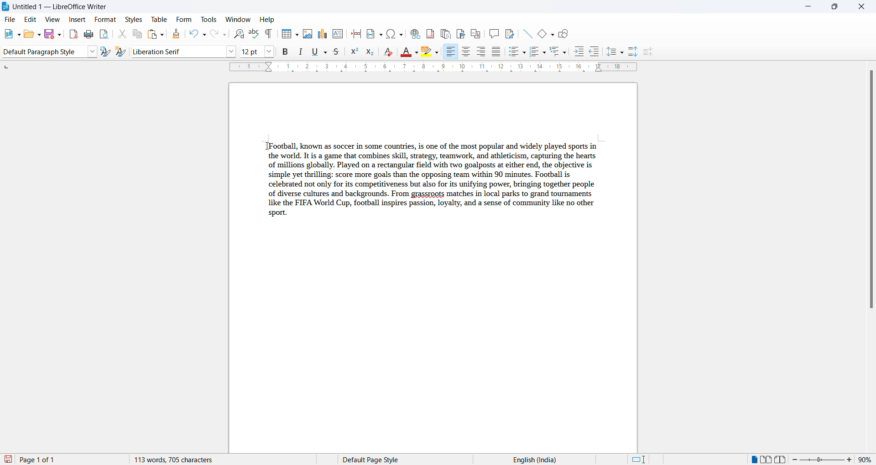 The image size is (876, 465). Describe the element at coordinates (495, 33) in the screenshot. I see `insert comments` at that location.